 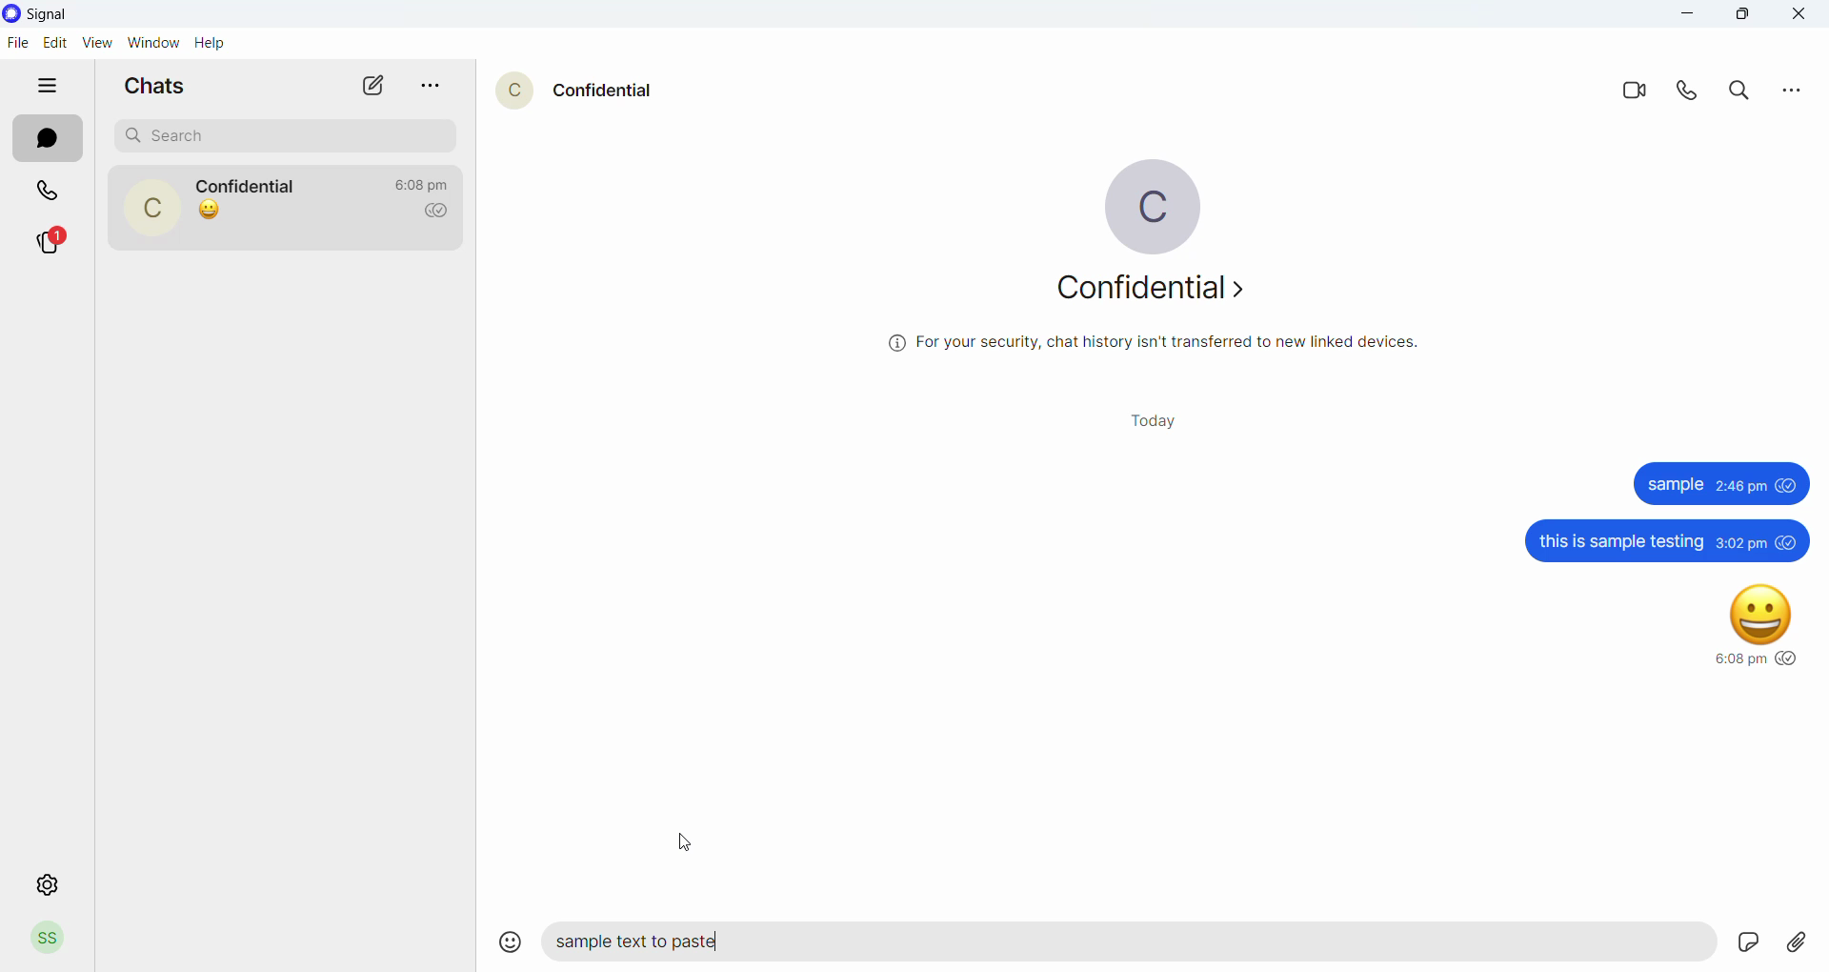 I want to click on profile picture, so click(x=1151, y=204).